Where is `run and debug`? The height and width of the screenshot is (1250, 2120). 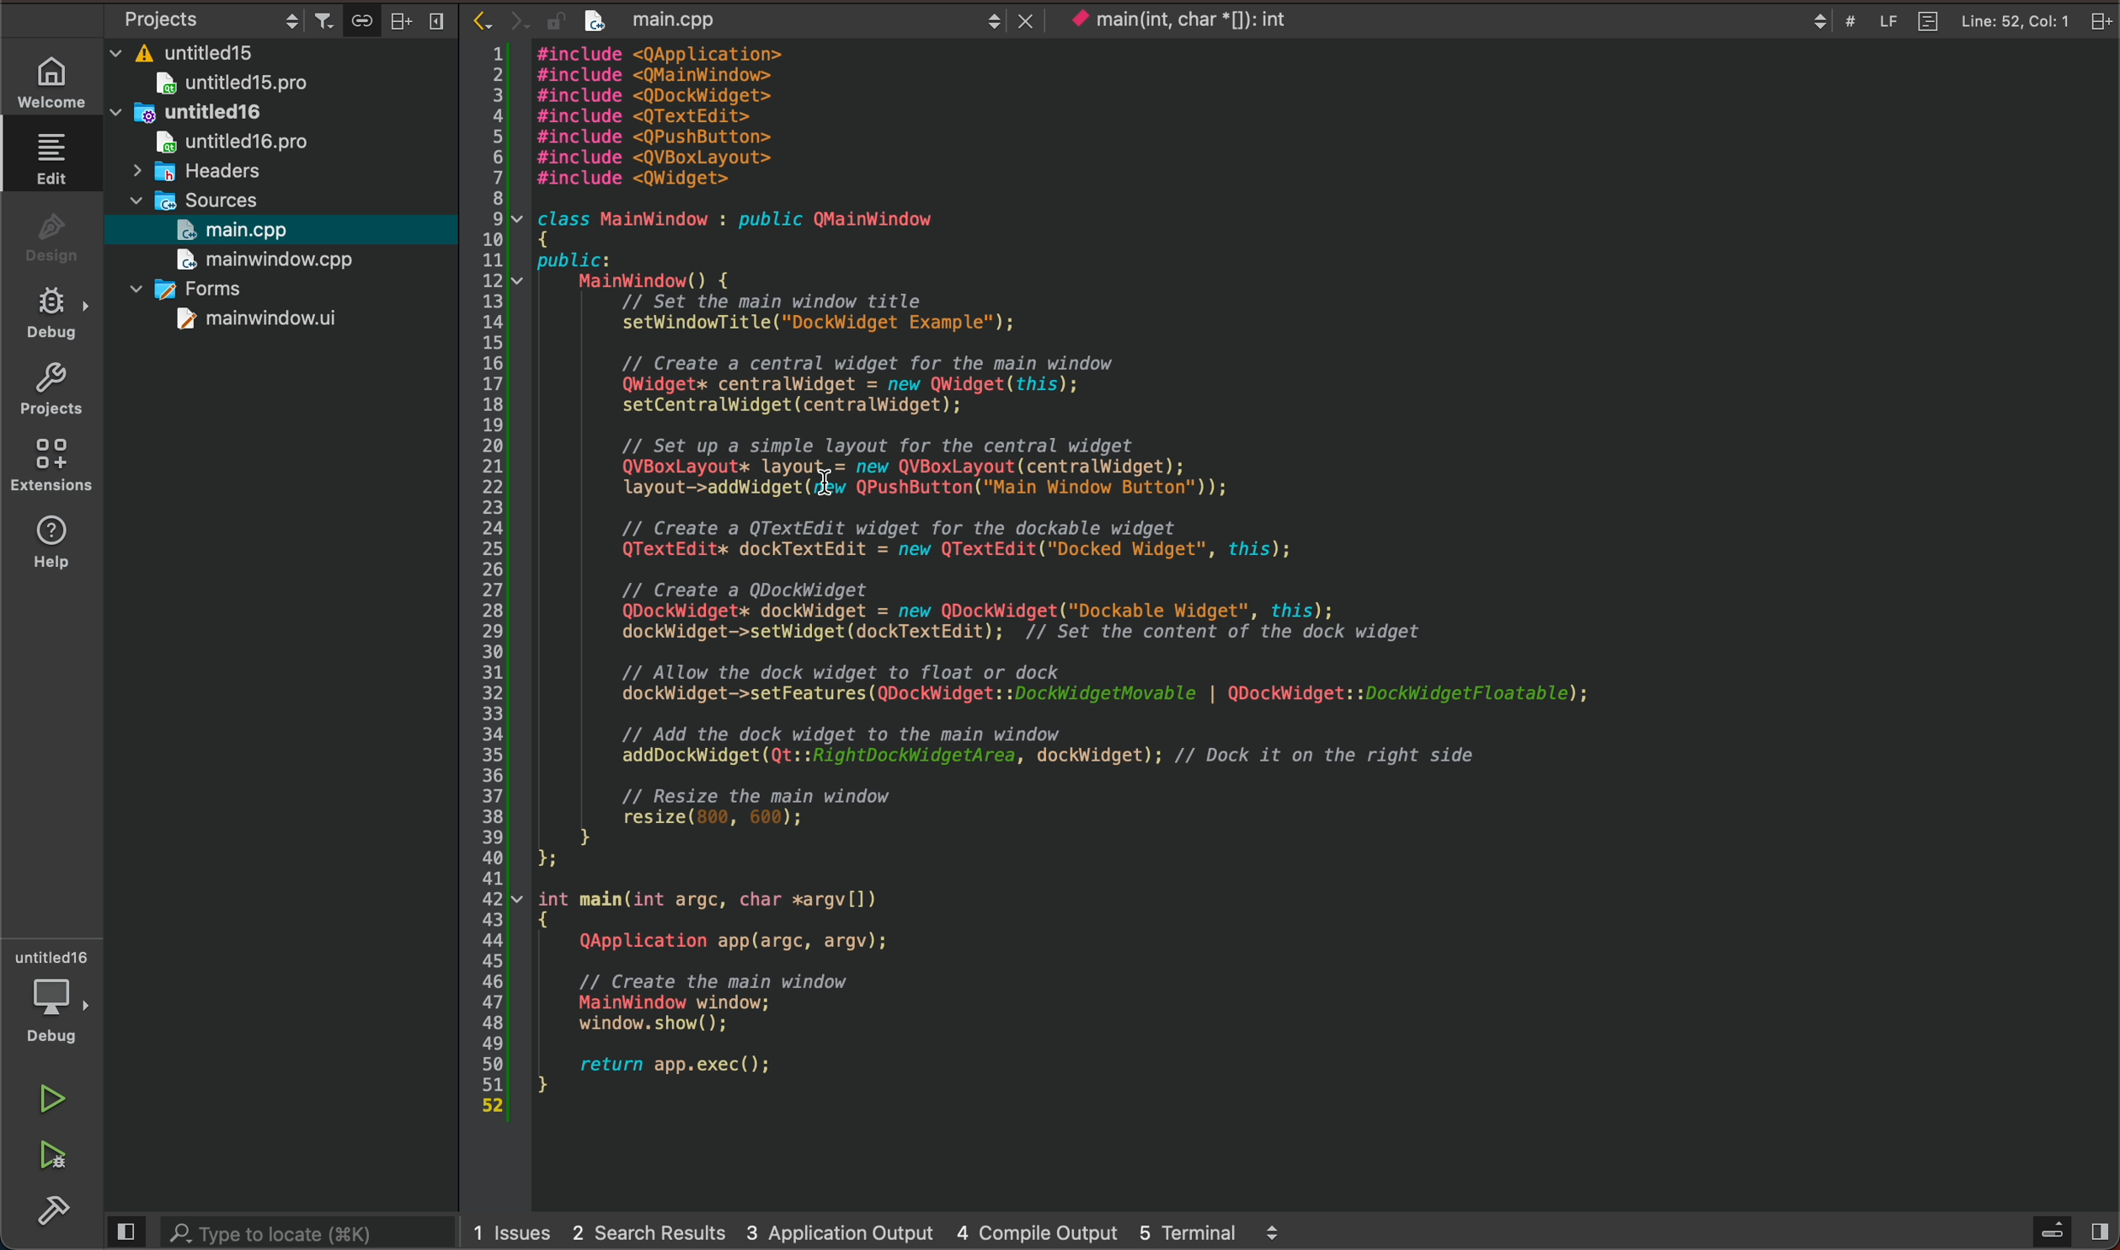
run and debug is located at coordinates (56, 1155).